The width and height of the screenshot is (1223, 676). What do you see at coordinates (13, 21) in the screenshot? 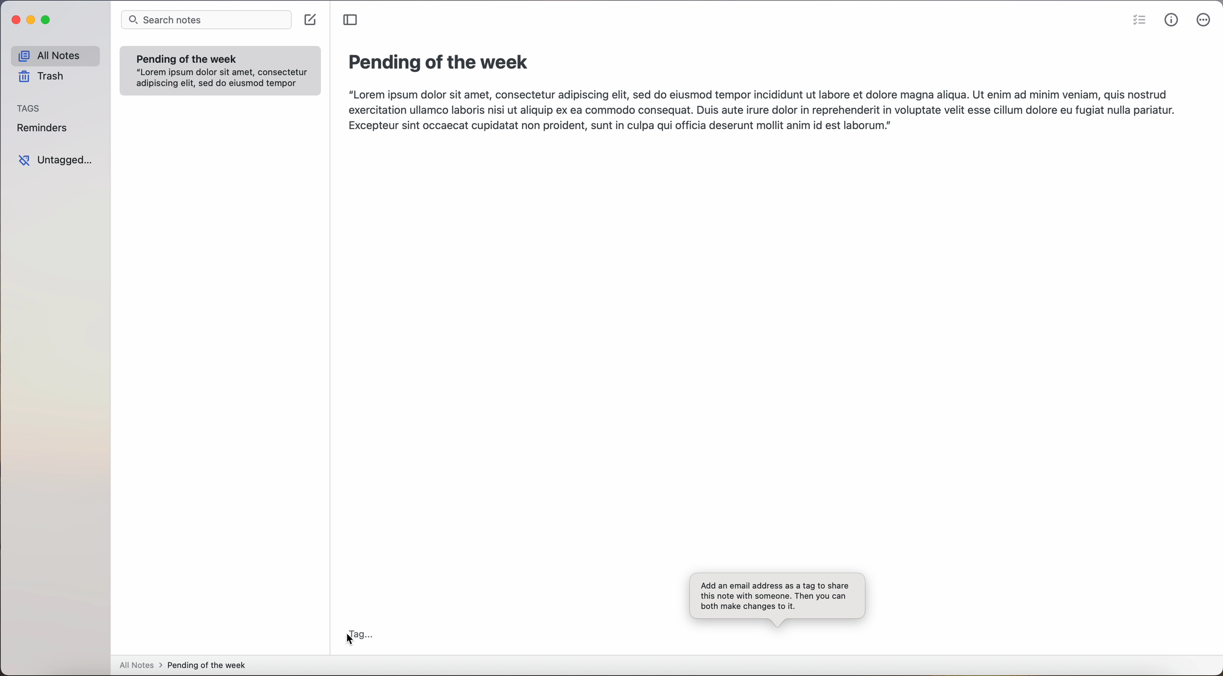
I see `close app` at bounding box center [13, 21].